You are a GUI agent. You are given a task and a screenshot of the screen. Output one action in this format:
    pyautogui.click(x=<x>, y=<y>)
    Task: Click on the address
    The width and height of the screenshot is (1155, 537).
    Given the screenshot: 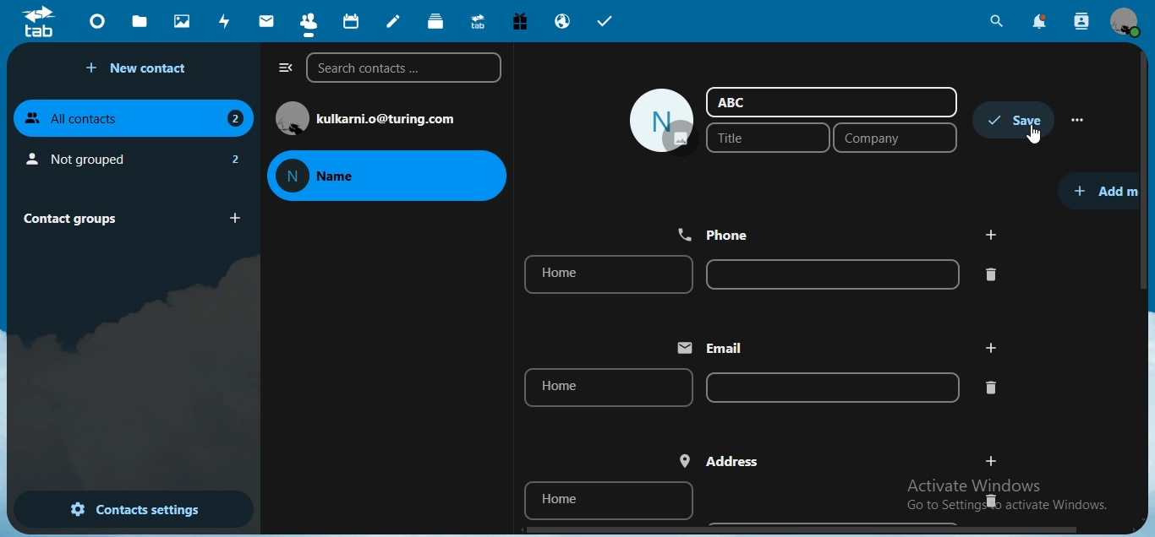 What is the action you would take?
    pyautogui.click(x=721, y=461)
    